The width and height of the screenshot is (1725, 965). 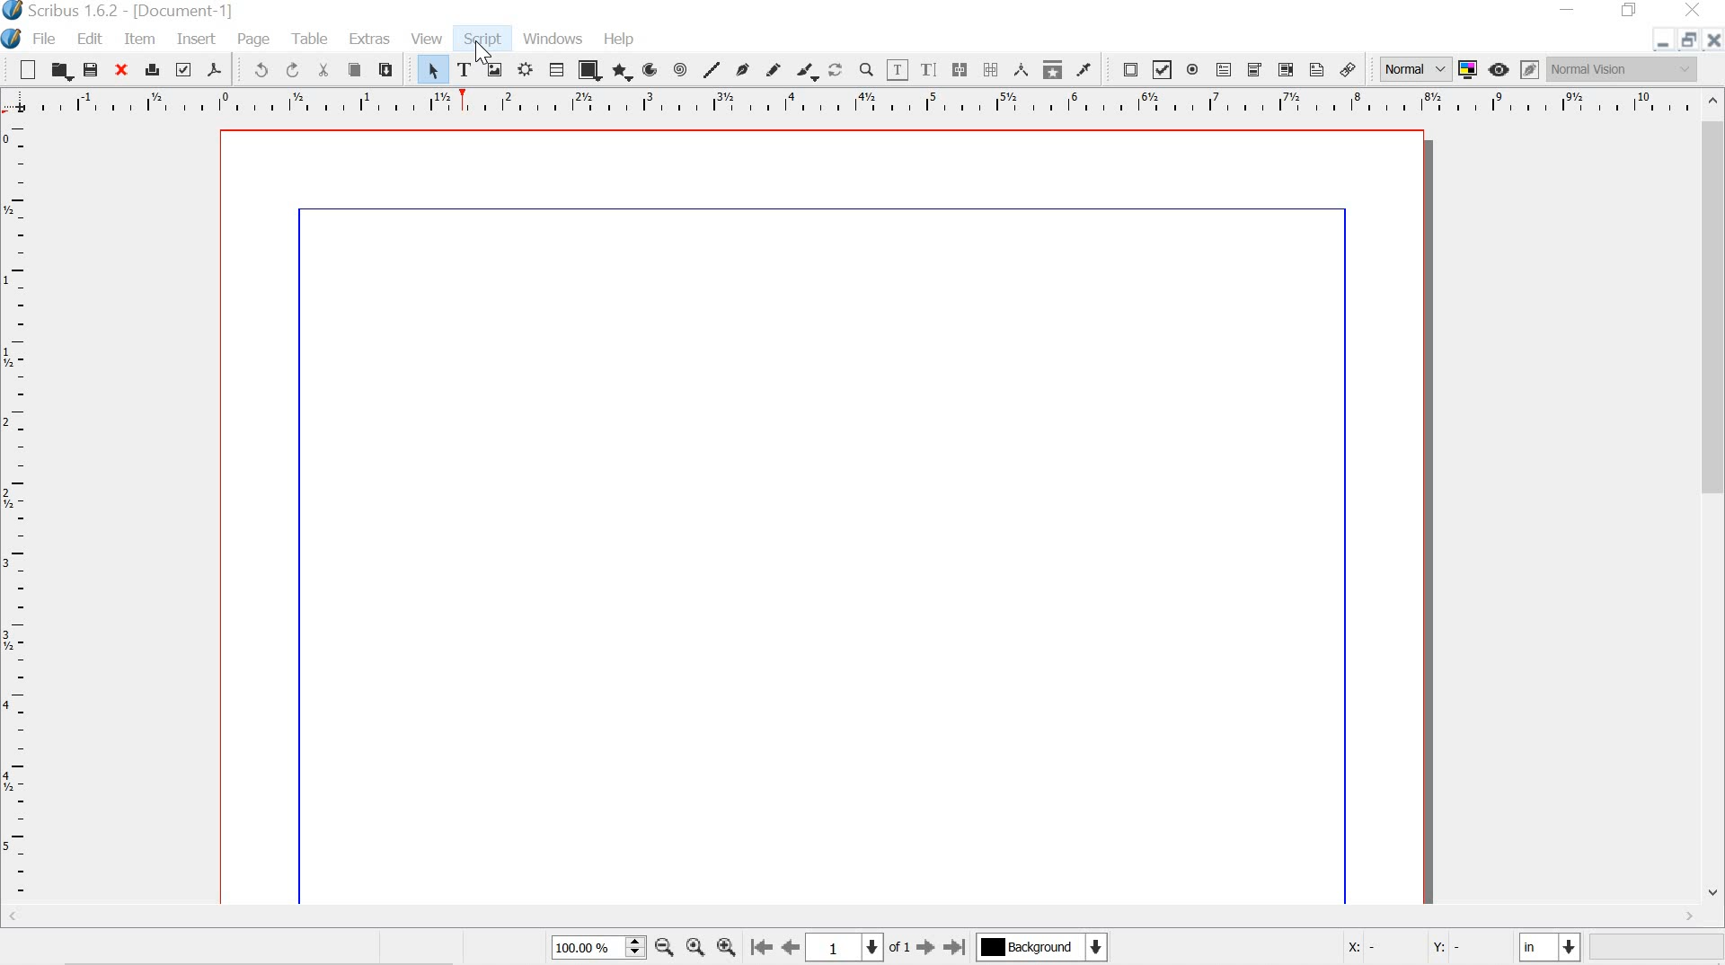 What do you see at coordinates (1225, 71) in the screenshot?
I see `pdf text field` at bounding box center [1225, 71].